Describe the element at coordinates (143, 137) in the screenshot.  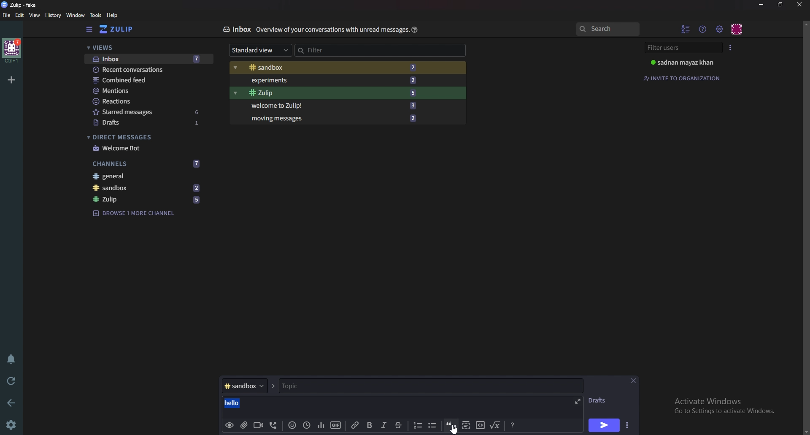
I see `Direct messages` at that location.